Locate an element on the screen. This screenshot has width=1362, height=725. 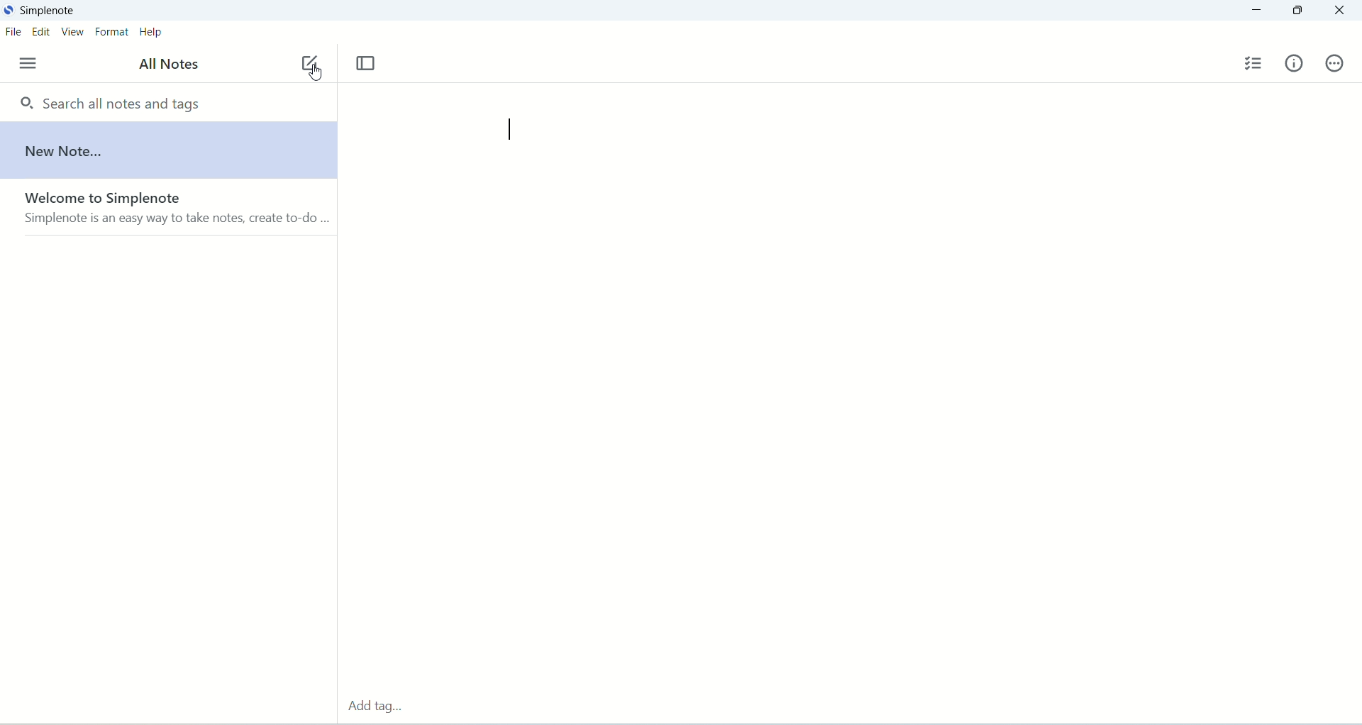
close is located at coordinates (1346, 11).